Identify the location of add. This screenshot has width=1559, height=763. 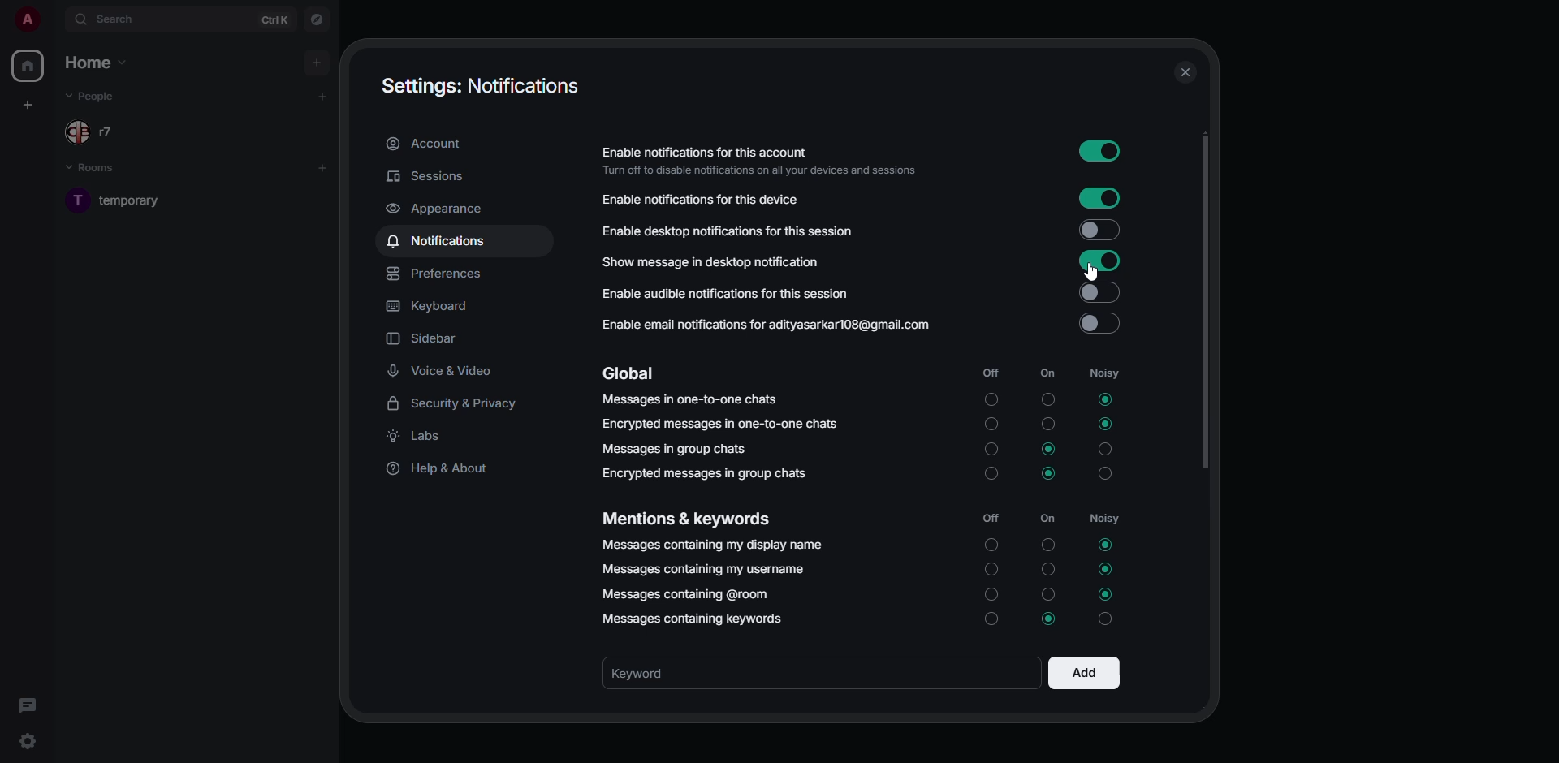
(317, 60).